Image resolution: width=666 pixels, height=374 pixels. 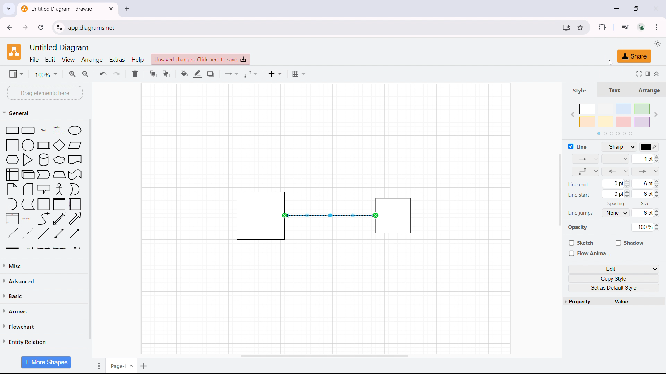 I want to click on color styles, so click(x=614, y=119).